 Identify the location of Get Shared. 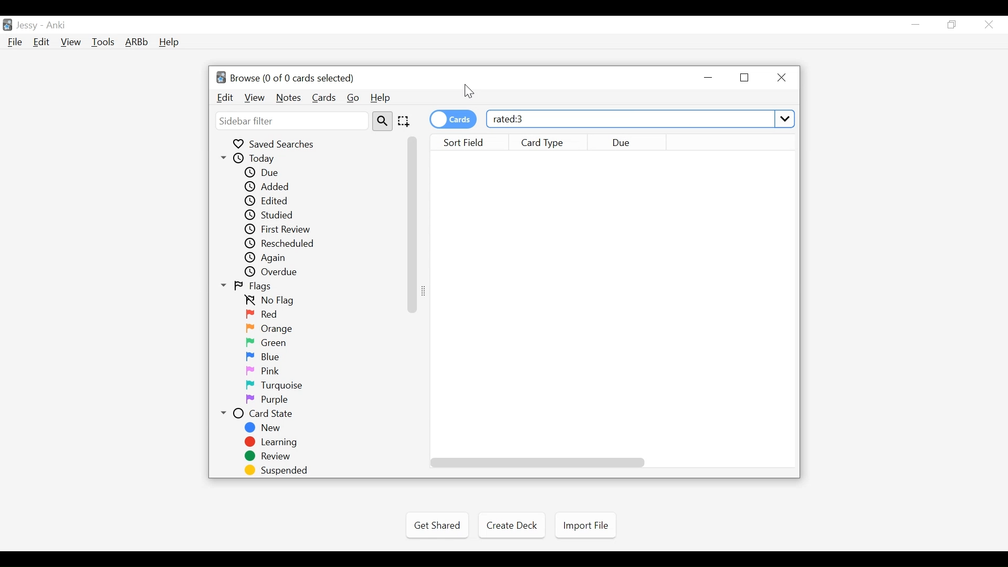
(437, 525).